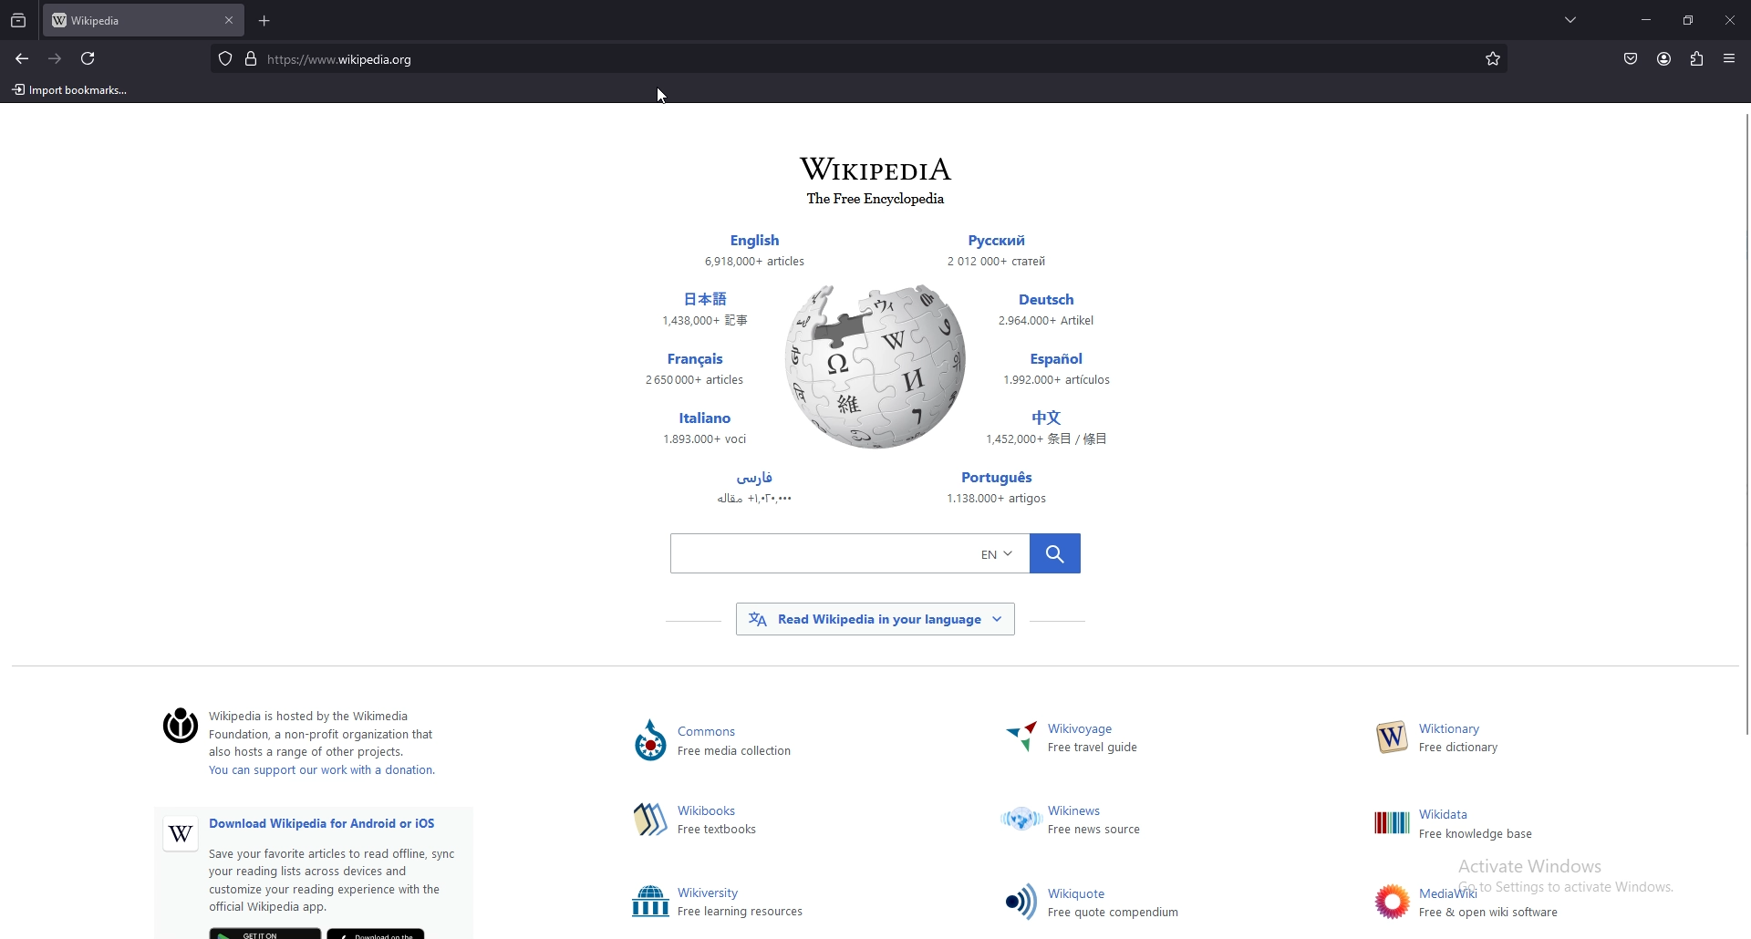 This screenshot has width=1751, height=939. What do you see at coordinates (1393, 738) in the screenshot?
I see `` at bounding box center [1393, 738].